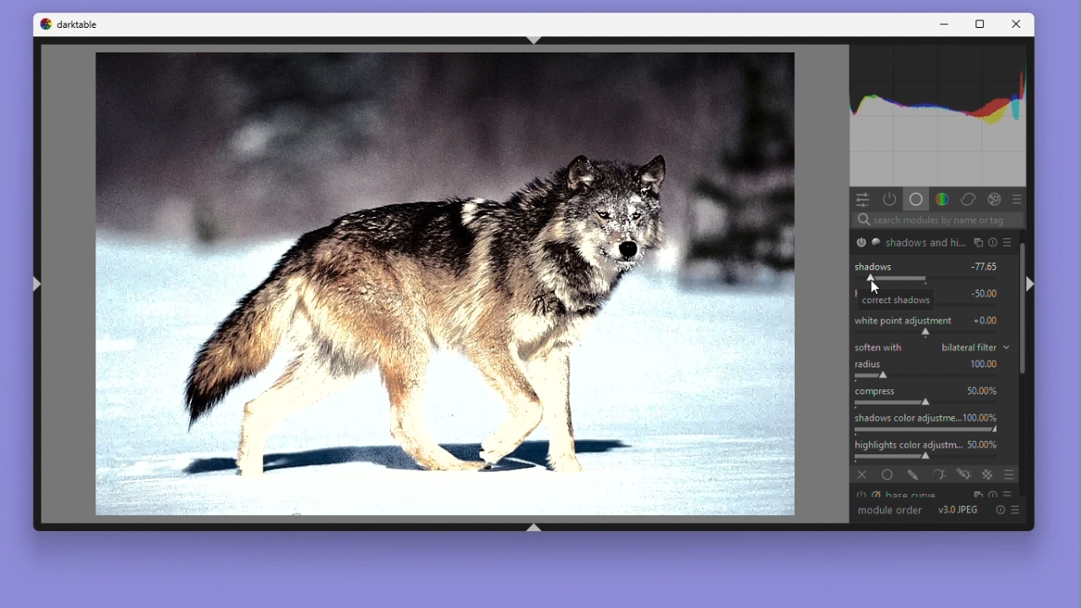 The width and height of the screenshot is (1081, 608). What do you see at coordinates (994, 494) in the screenshot?
I see `reset parameters` at bounding box center [994, 494].